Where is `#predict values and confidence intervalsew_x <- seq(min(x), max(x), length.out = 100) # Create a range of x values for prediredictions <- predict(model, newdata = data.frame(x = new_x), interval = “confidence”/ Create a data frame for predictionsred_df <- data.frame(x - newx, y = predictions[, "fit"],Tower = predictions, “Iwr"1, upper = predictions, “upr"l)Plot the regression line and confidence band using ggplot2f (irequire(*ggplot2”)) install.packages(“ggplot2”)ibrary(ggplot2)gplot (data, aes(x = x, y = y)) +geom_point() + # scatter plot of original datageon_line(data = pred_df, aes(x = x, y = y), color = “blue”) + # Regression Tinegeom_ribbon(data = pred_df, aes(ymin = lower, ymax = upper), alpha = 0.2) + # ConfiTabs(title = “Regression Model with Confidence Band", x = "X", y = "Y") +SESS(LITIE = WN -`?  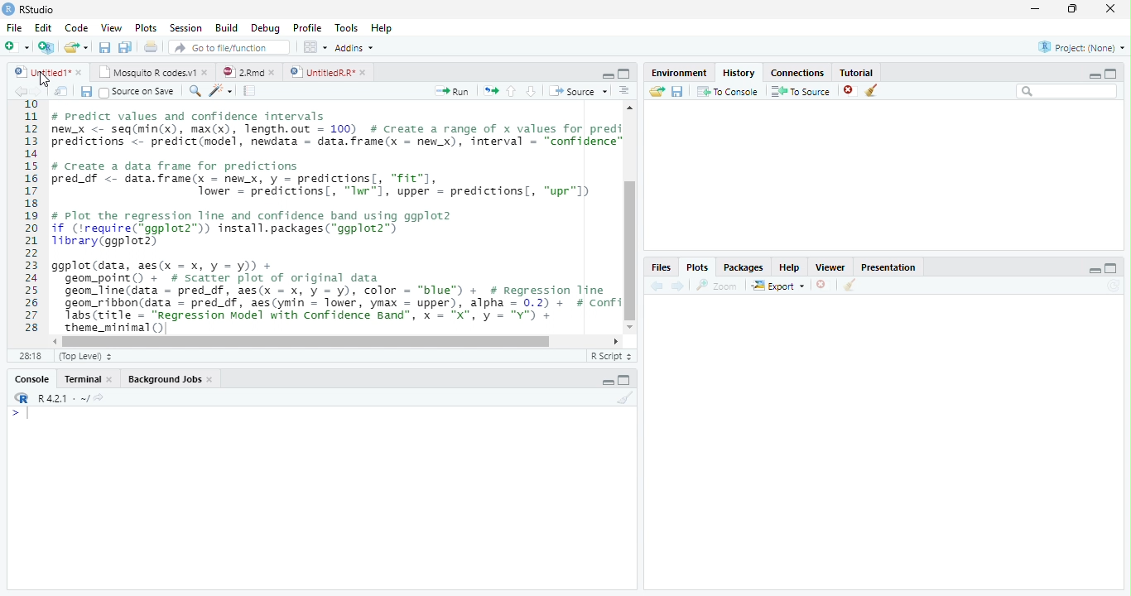
#predict values and confidence intervalsew_x <- seq(min(x), max(x), length.out = 100) # Create a range of x values for prediredictions <- predict(model, newdata = data.frame(x = new_x), interval = “confidence”/ Create a data frame for predictionsred_df <- data.frame(x - newx, y = predictions[, "fit"],Tower = predictions, “Iwr"1, upper = predictions, “upr"l)Plot the regression line and confidence band using ggplot2f (irequire(*ggplot2”)) install.packages(“ggplot2”)ibrary(ggplot2)gplot (data, aes(x = x, y = y)) +geom_point() + # scatter plot of original datageon_line(data = pred_df, aes(x = x, y = y), color = “blue”) + # Regression Tinegeom_ribbon(data = pred_df, aes(ymin = lower, ymax = upper), alpha = 0.2) + # ConfiTabs(title = “Regression Model with Confidence Band", x = "X", y = "Y") +SESS(LITIE = WN - is located at coordinates (334, 221).